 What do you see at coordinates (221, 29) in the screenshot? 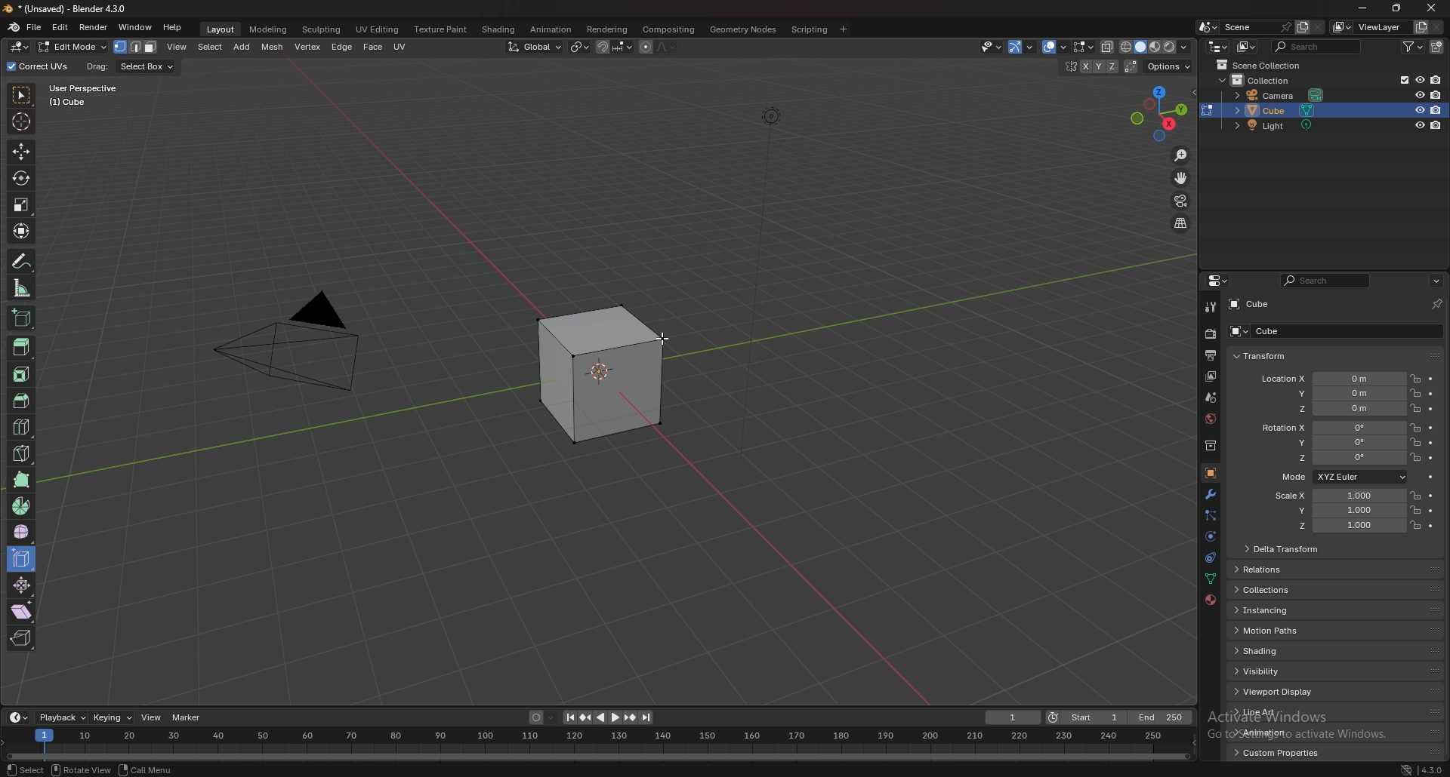
I see `layout` at bounding box center [221, 29].